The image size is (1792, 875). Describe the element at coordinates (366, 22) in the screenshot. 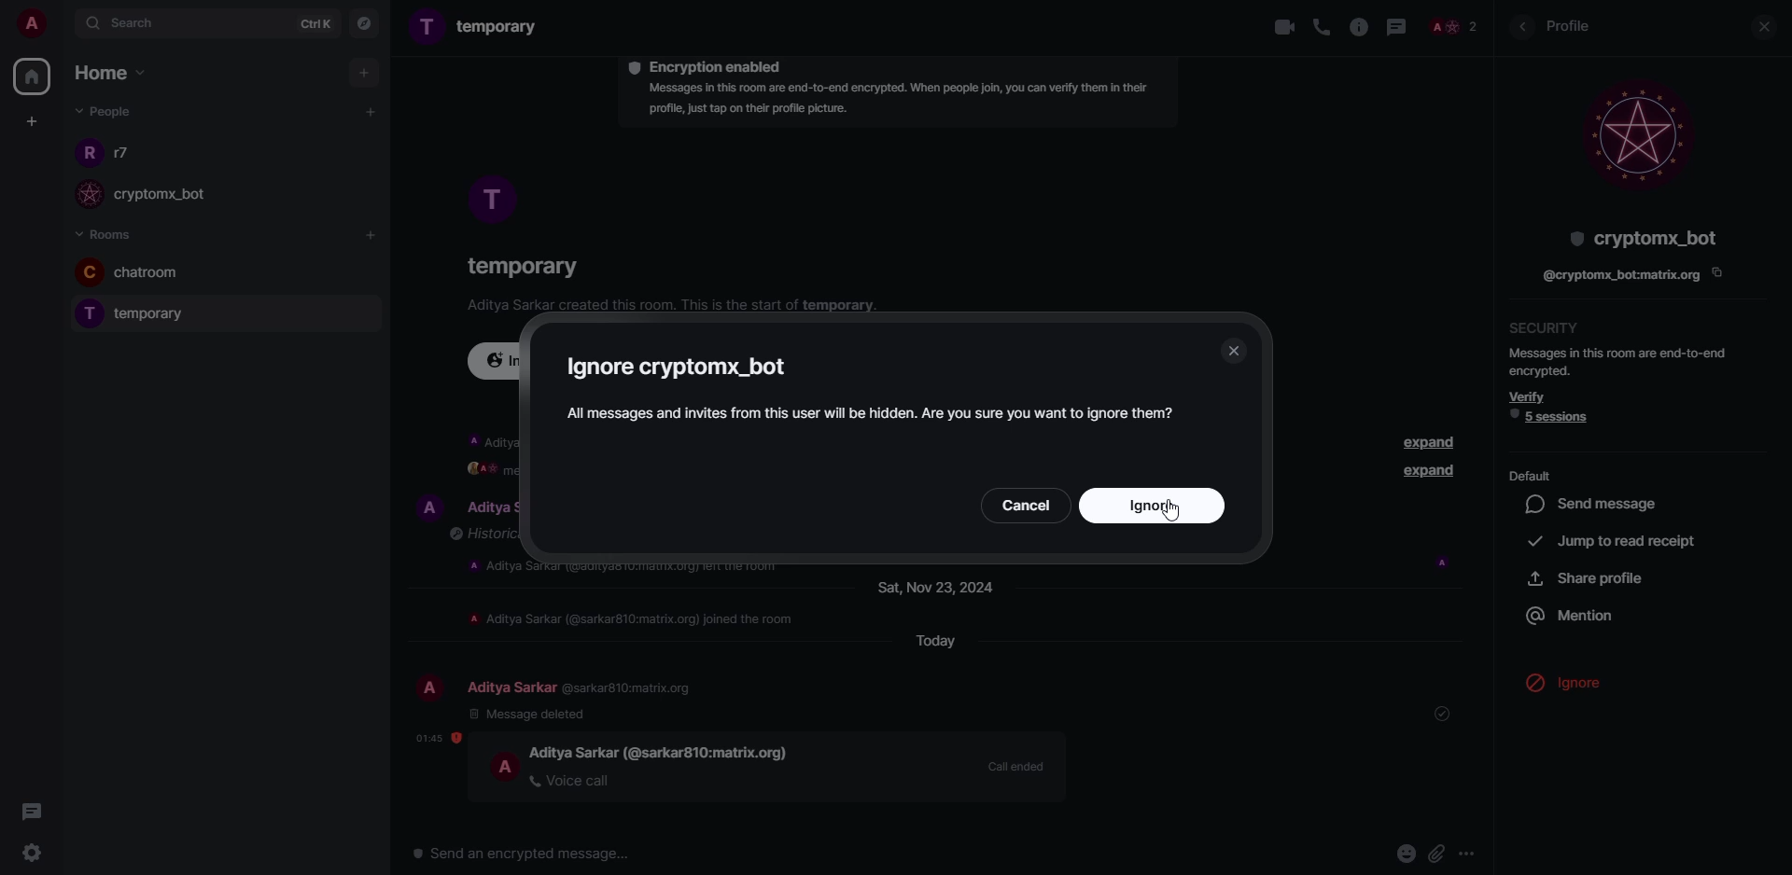

I see `navigator` at that location.